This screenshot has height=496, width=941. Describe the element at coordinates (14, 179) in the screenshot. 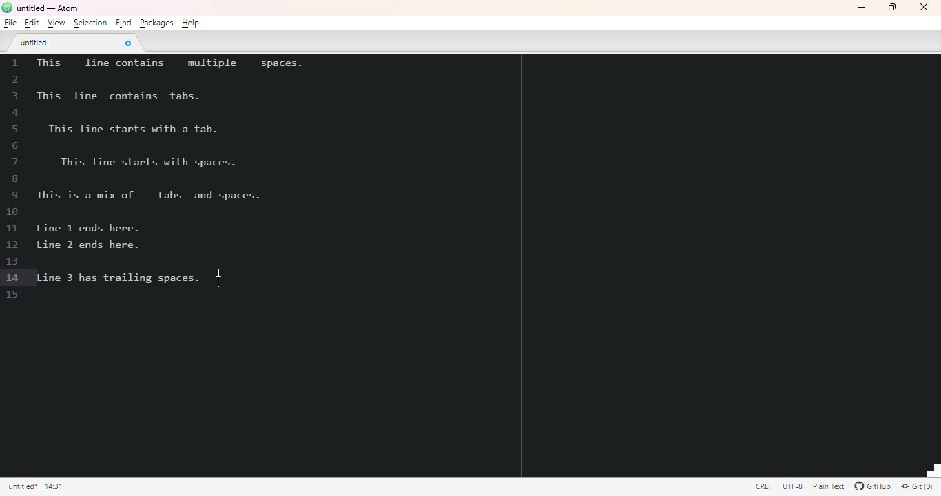

I see `line numbers` at that location.